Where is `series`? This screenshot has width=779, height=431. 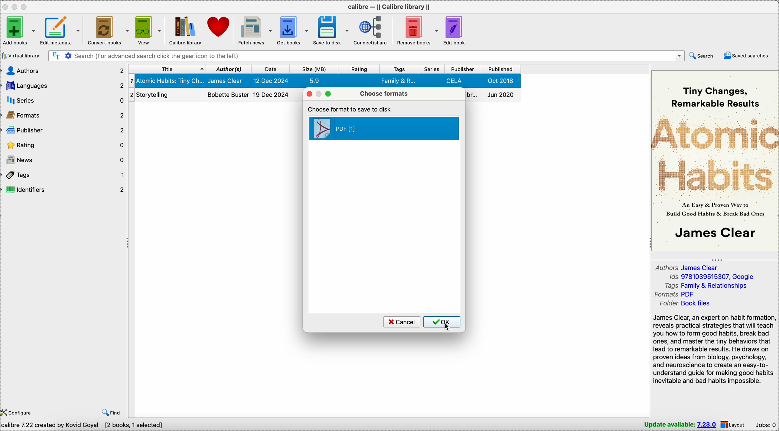 series is located at coordinates (64, 101).